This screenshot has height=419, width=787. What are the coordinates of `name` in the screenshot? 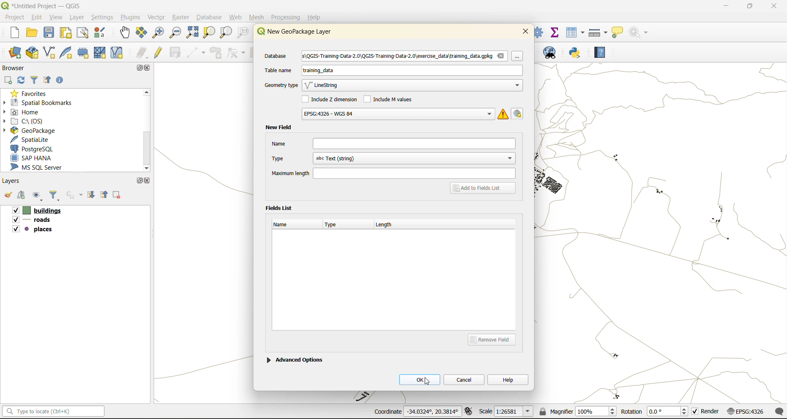 It's located at (393, 143).